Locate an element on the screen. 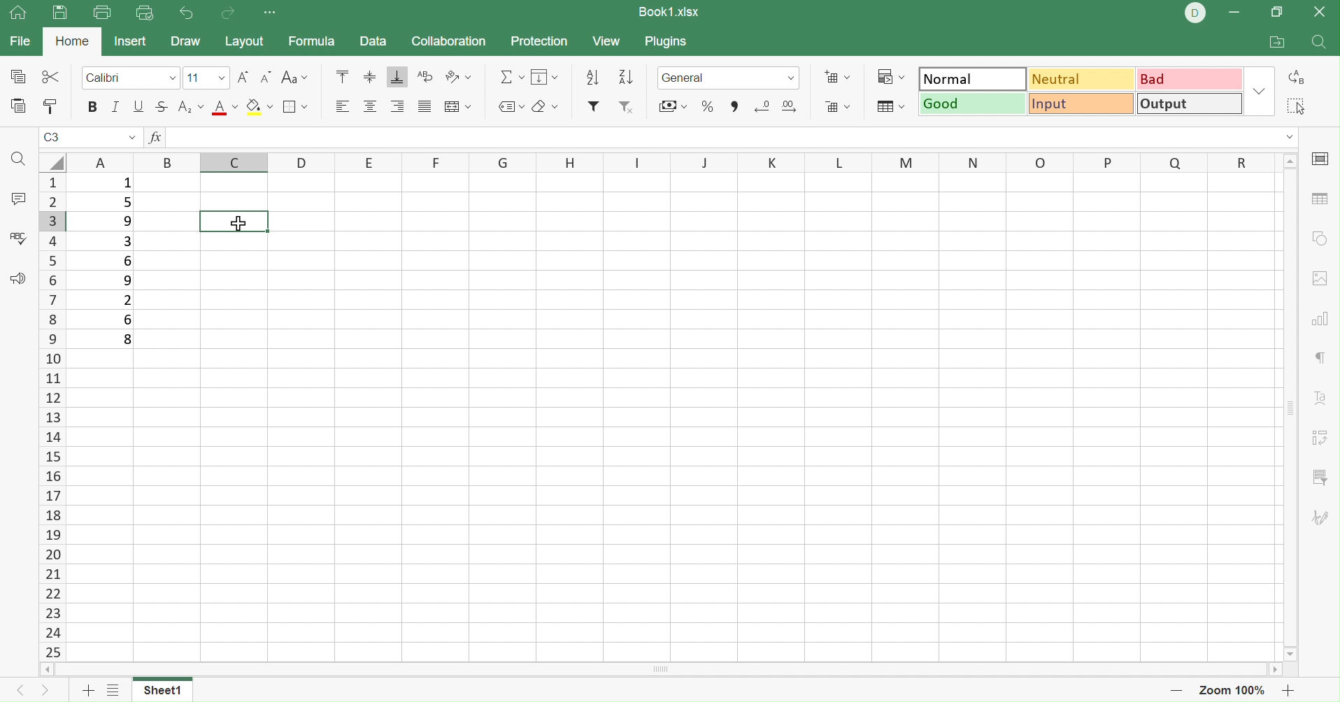 The image size is (1340, 702). Drop down is located at coordinates (789, 78).